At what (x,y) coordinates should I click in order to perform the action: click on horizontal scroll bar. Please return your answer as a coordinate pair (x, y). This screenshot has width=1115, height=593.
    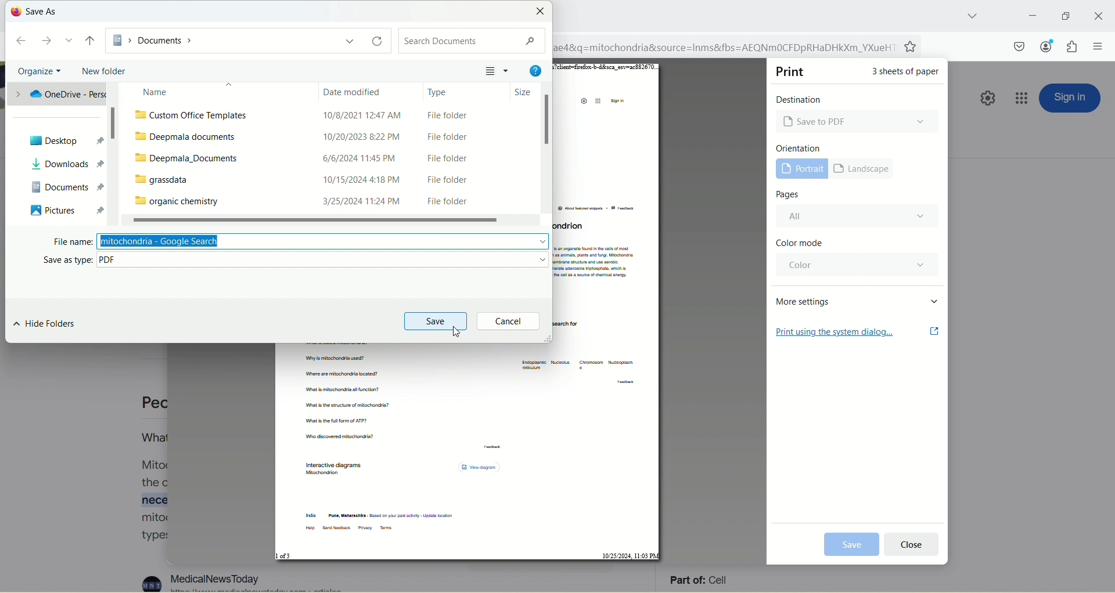
    Looking at the image, I should click on (311, 220).